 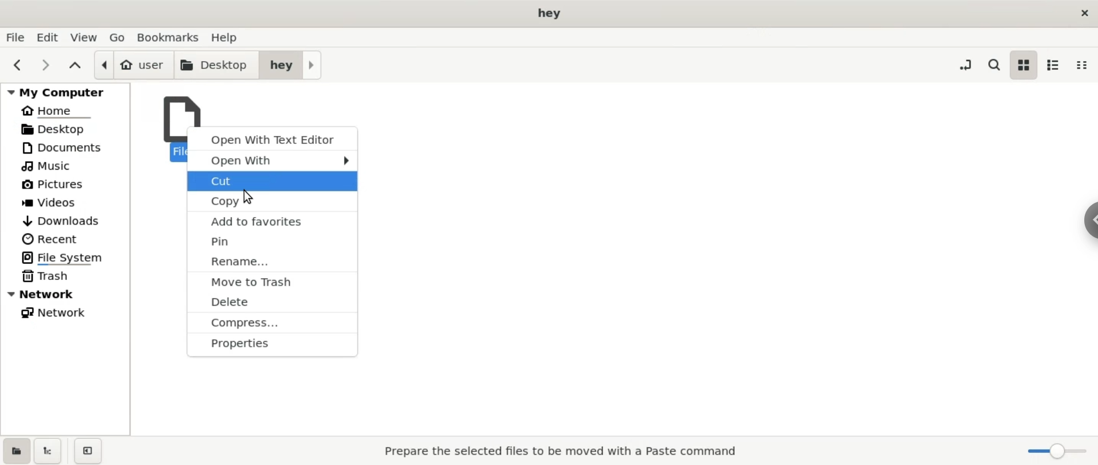 I want to click on sidebar, so click(x=1084, y=221).